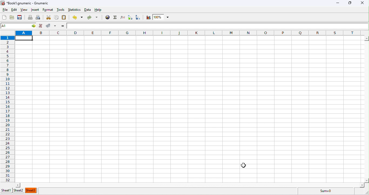 This screenshot has height=195, width=369. Describe the element at coordinates (163, 17) in the screenshot. I see `zoom` at that location.